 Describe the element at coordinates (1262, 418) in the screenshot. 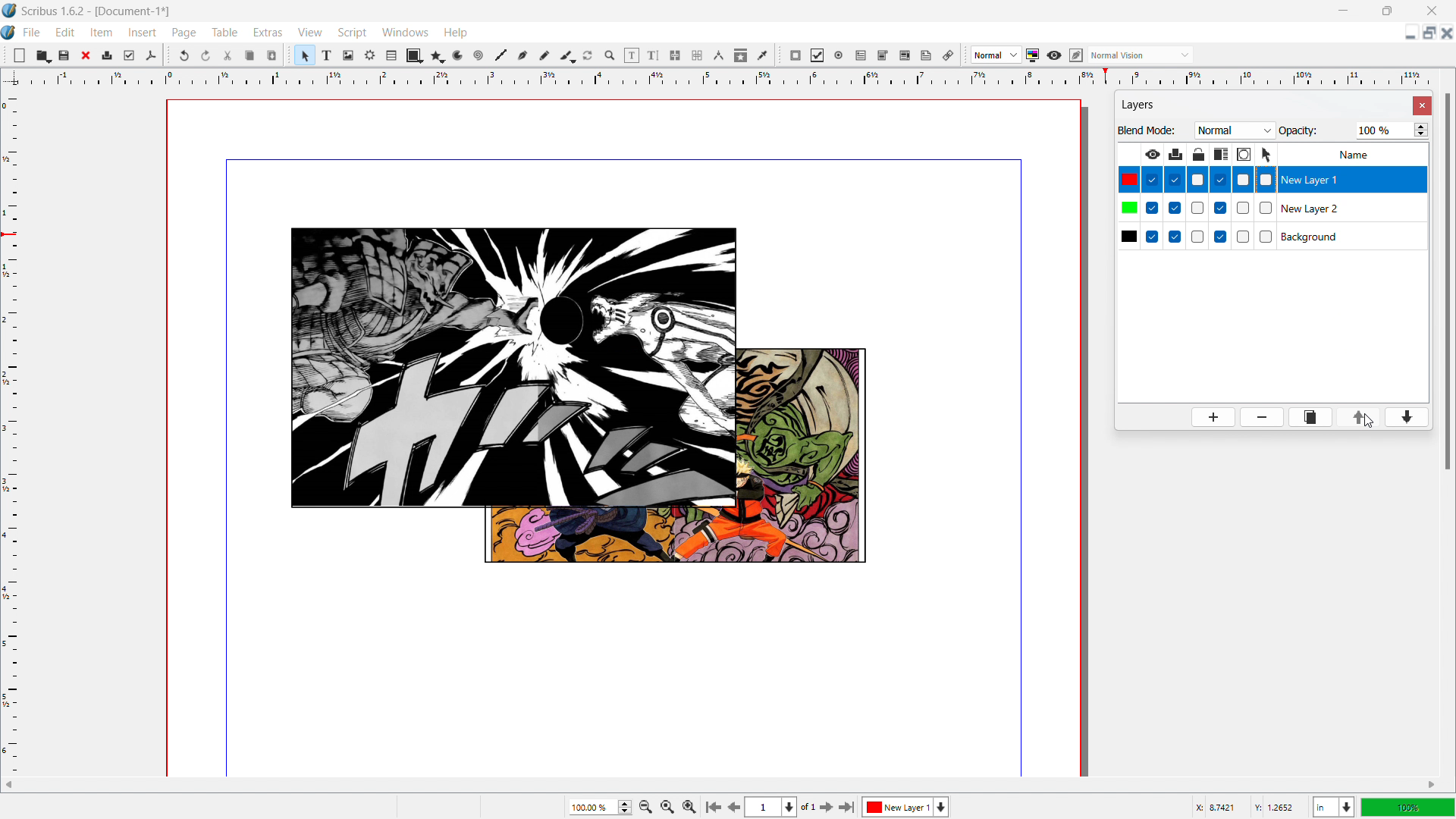

I see `delete layer` at that location.